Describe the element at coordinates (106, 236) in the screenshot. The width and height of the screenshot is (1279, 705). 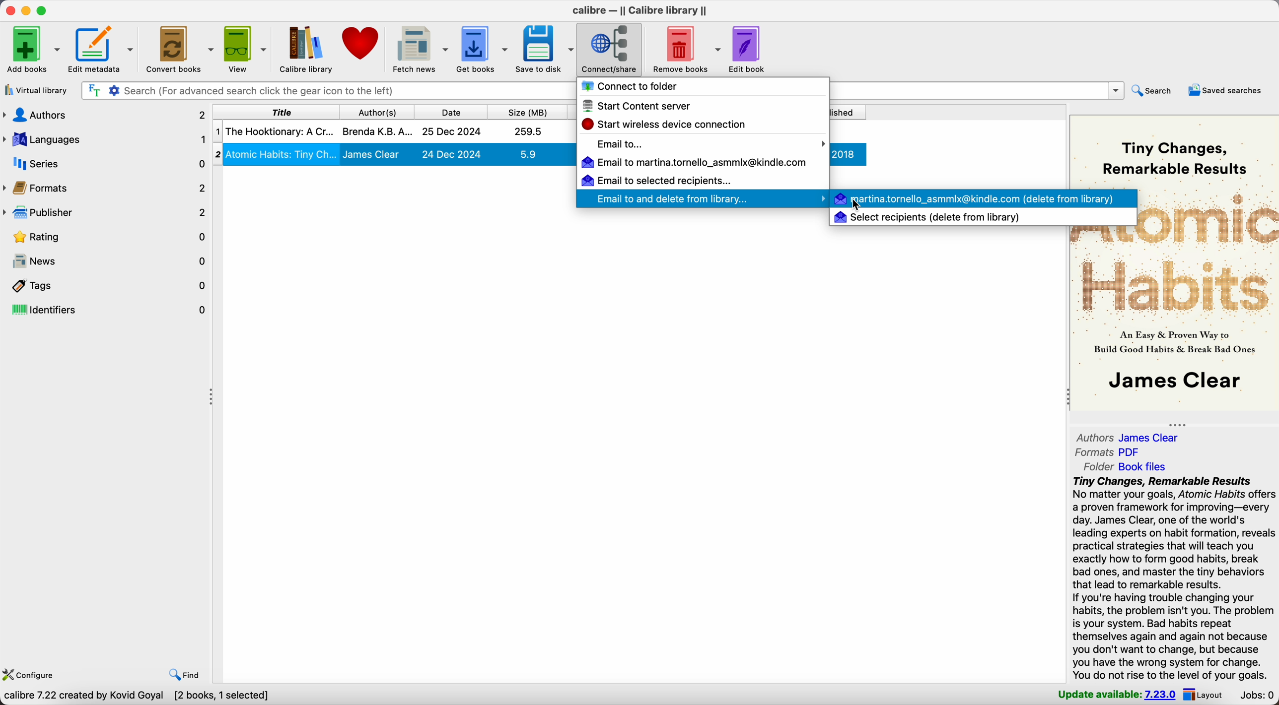
I see `rating` at that location.